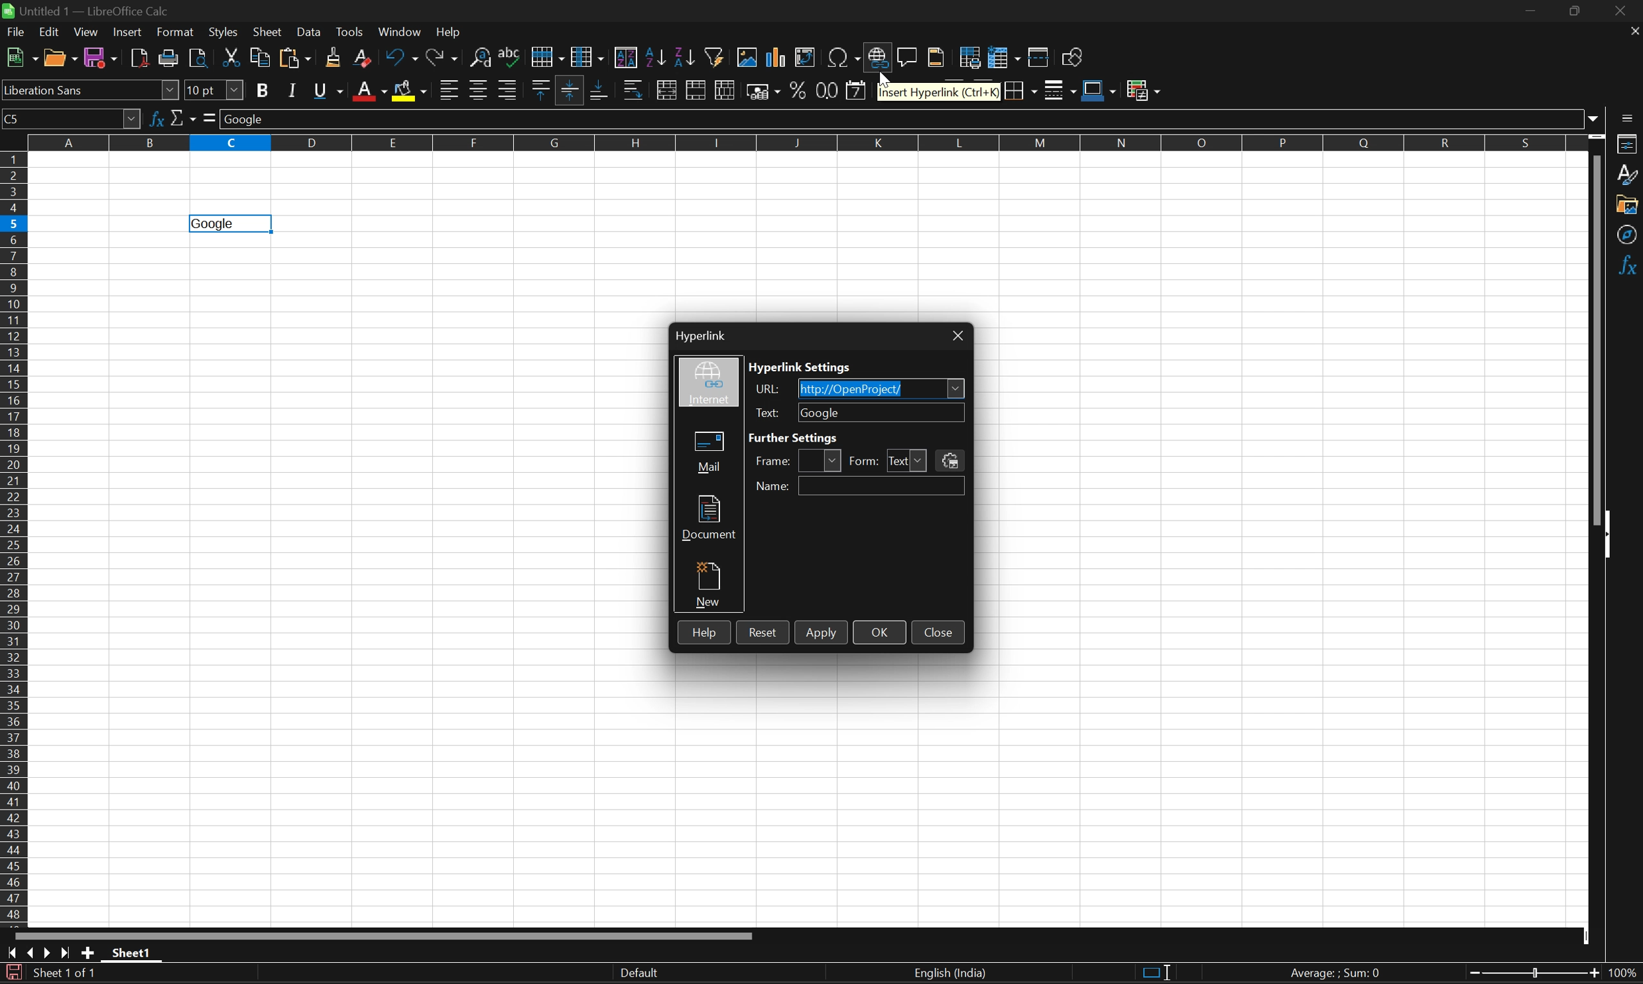 The height and width of the screenshot is (984, 1643). I want to click on Drop down, so click(922, 460).